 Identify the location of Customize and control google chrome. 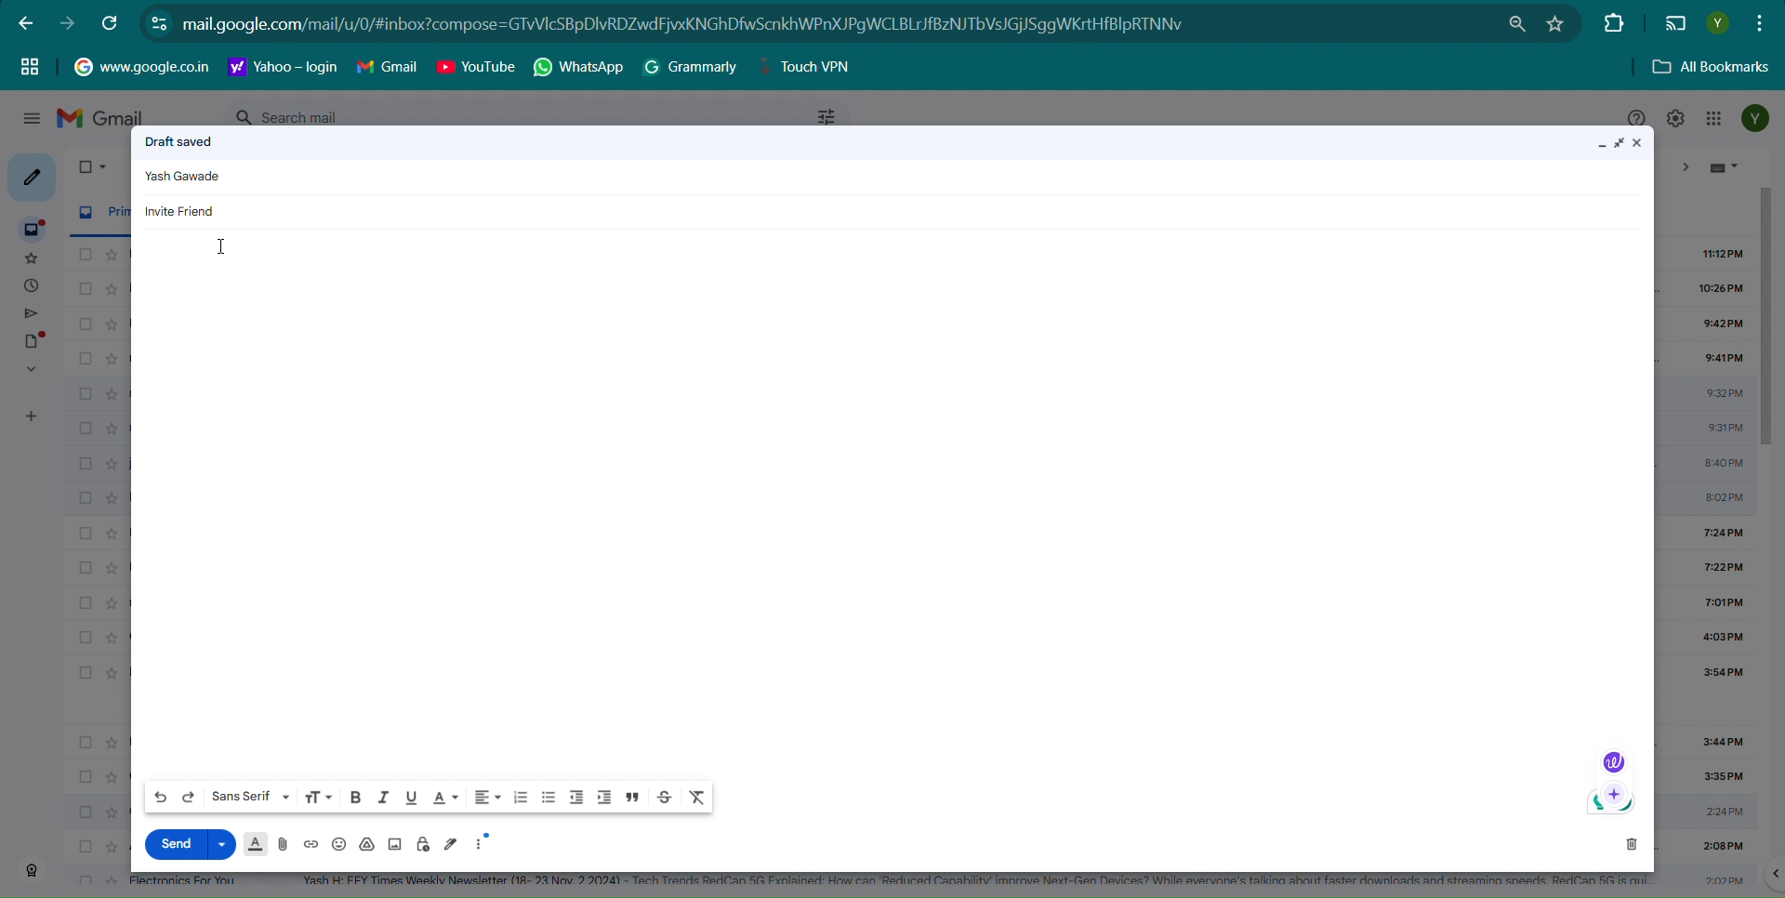
(1762, 21).